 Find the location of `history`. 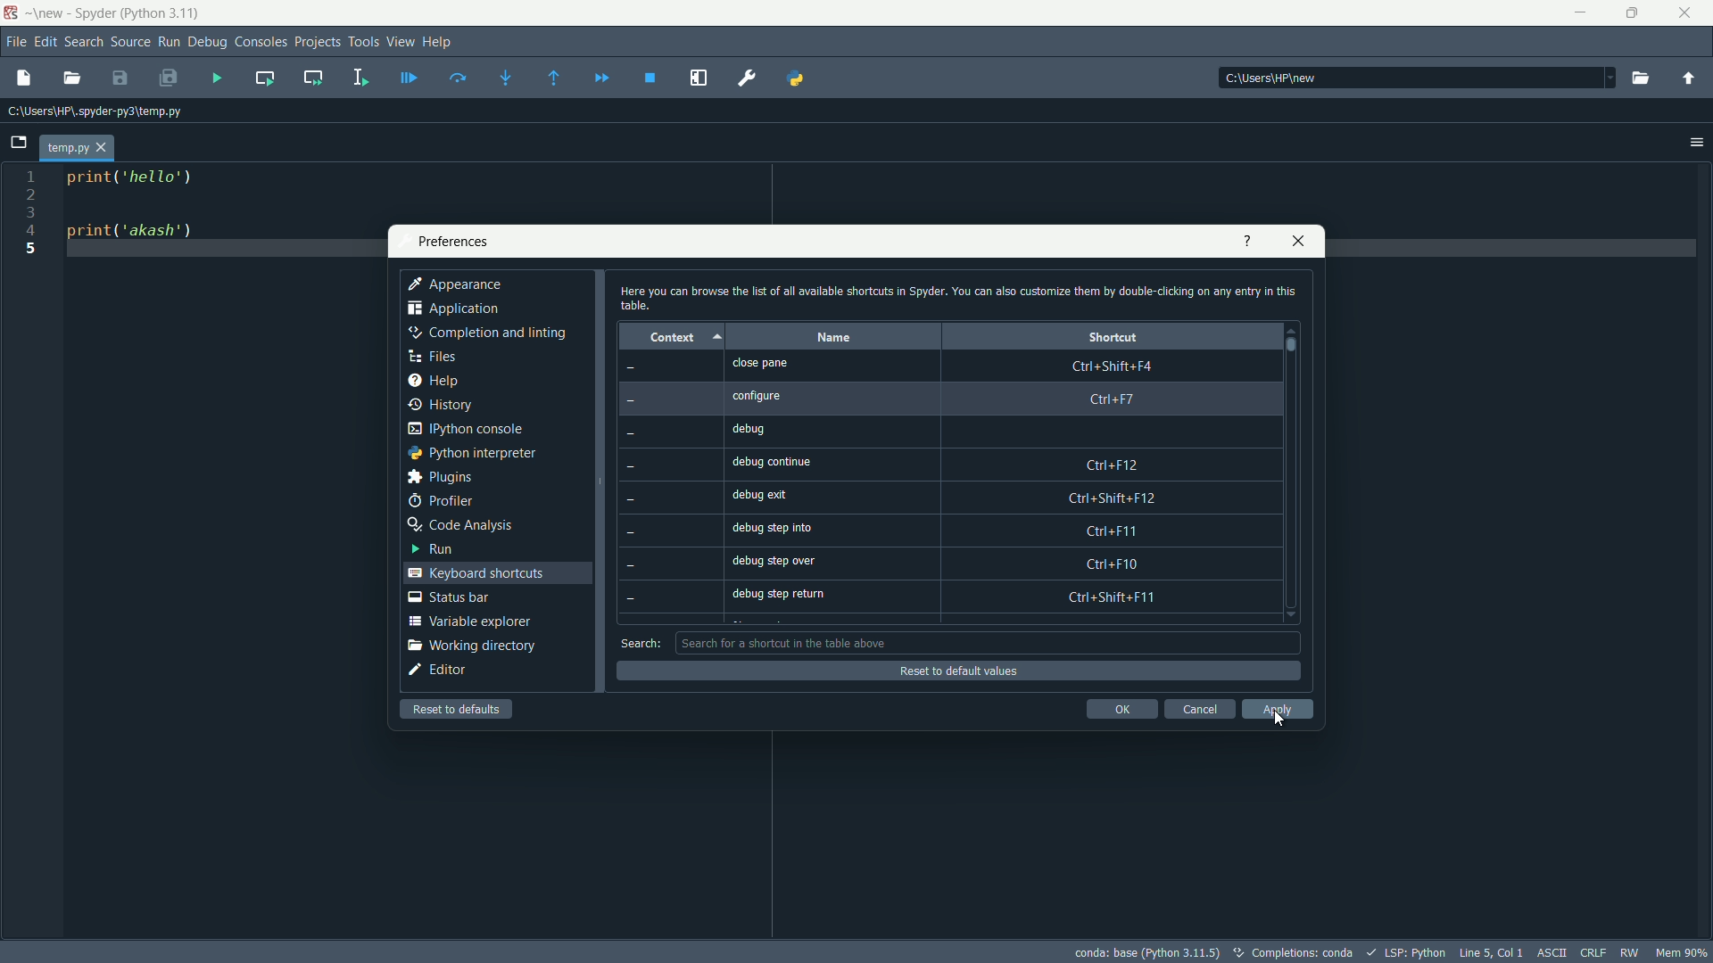

history is located at coordinates (441, 405).